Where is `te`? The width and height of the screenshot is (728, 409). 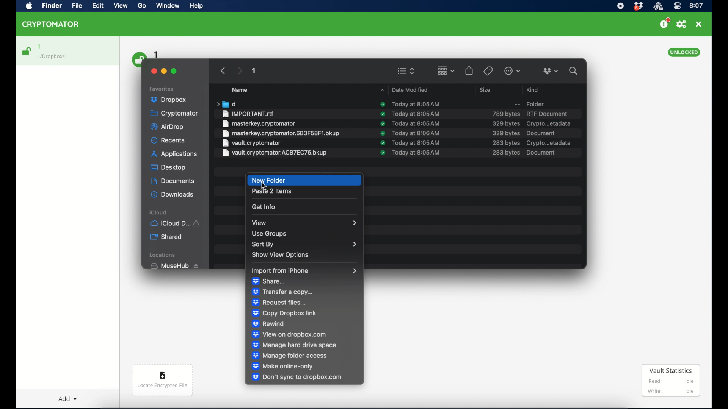
te is located at coordinates (416, 114).